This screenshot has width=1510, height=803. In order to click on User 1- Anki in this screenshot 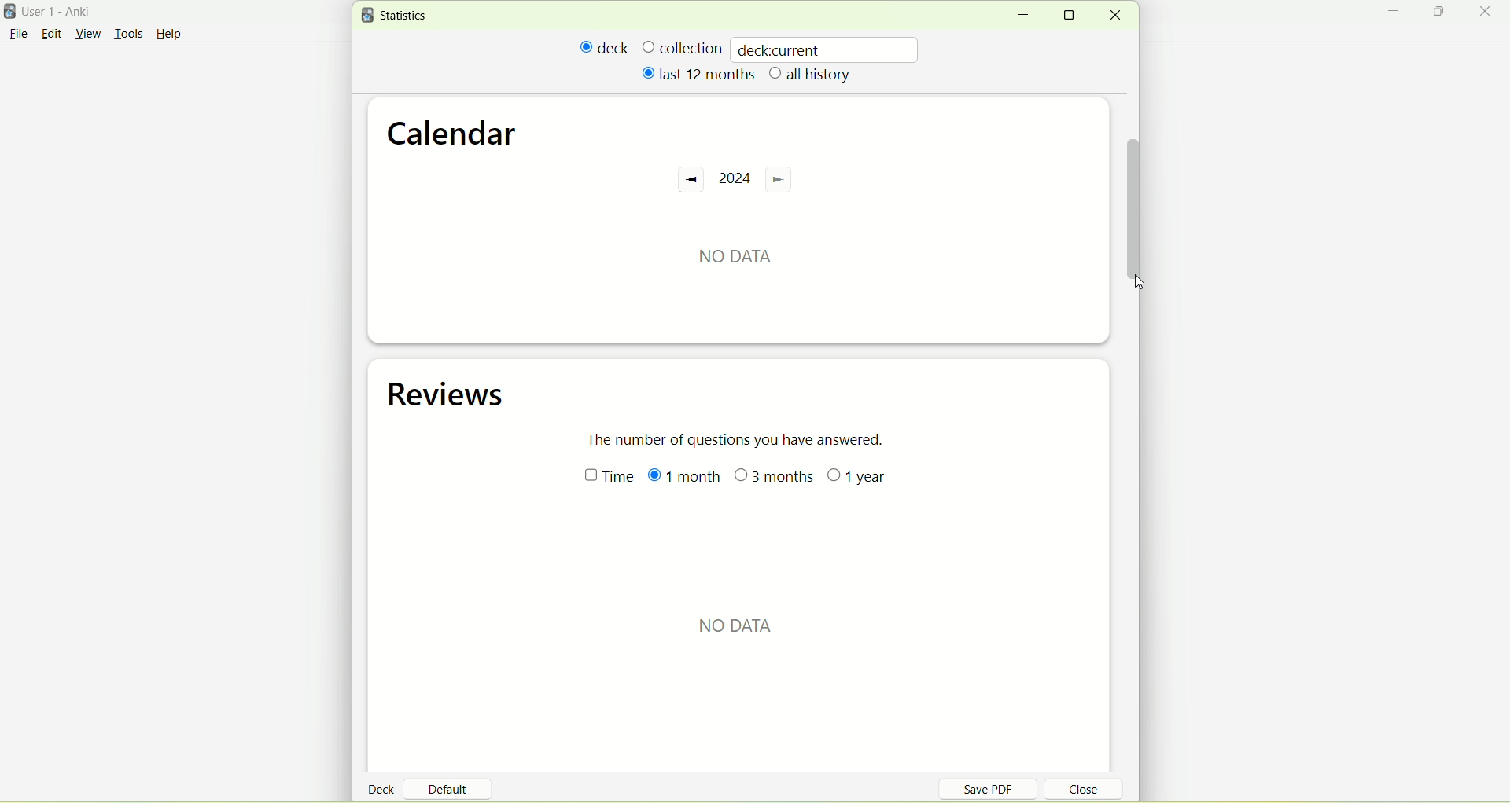, I will do `click(67, 14)`.